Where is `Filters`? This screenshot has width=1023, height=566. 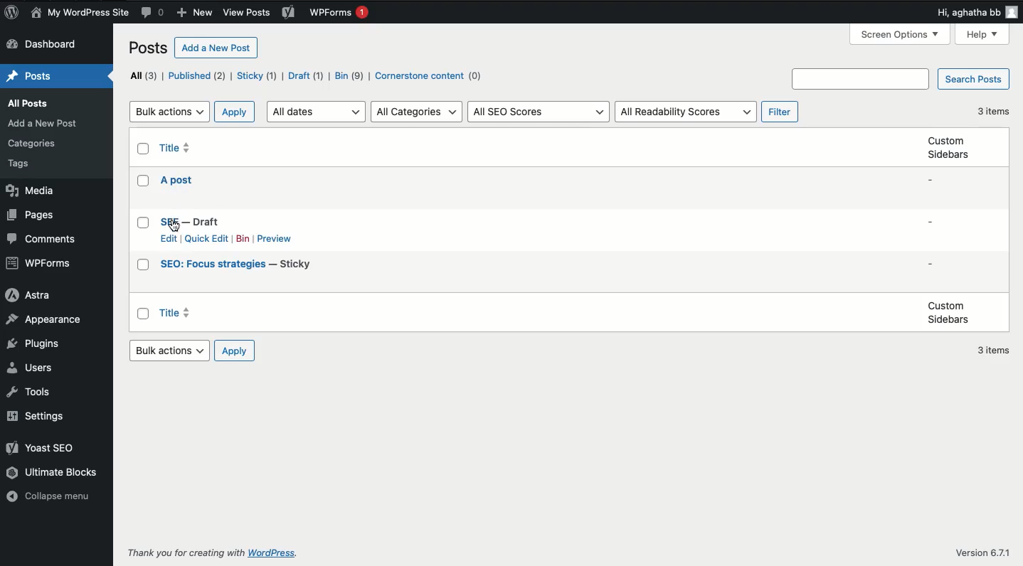 Filters is located at coordinates (780, 111).